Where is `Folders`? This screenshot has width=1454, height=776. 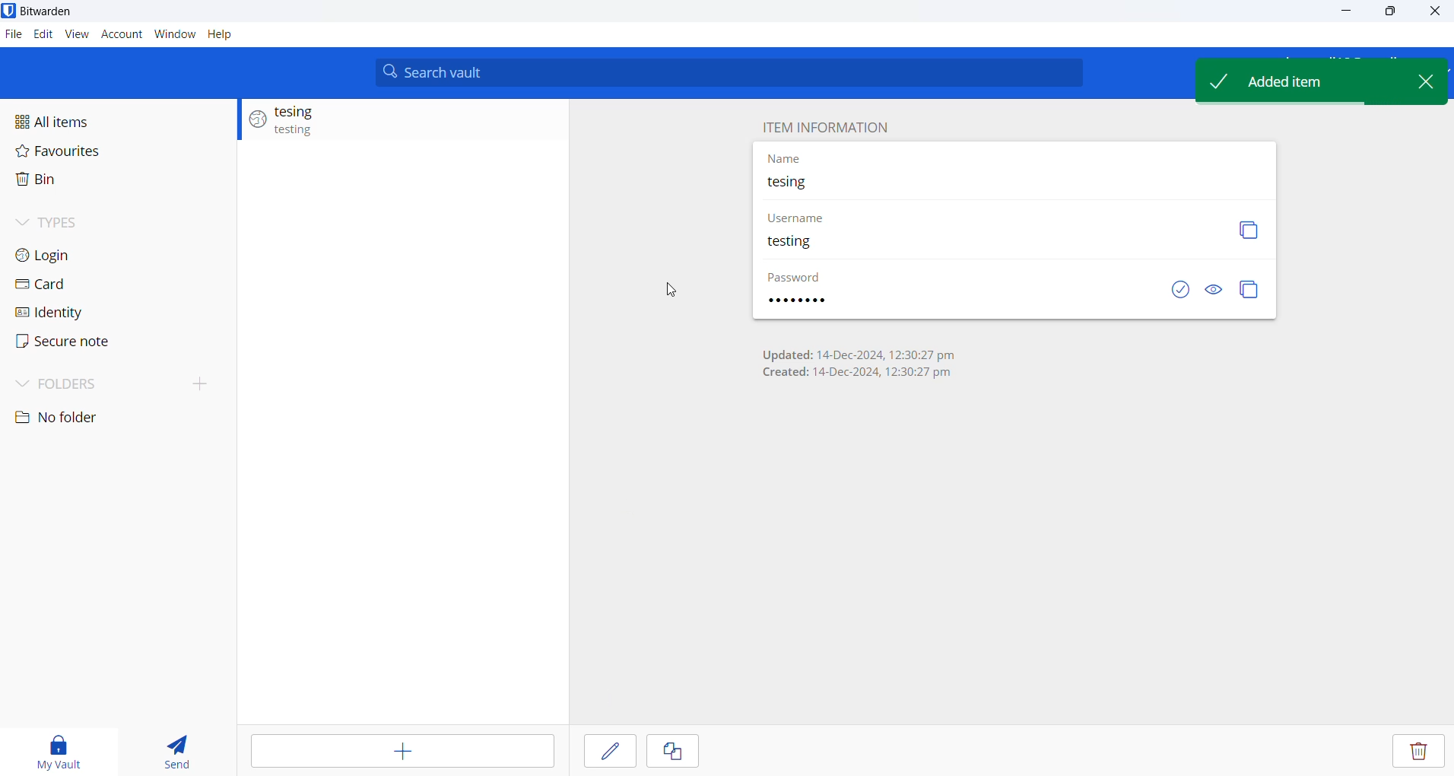
Folders is located at coordinates (78, 381).